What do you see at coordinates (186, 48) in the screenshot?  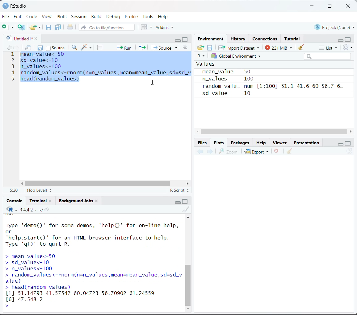 I see `show document outline` at bounding box center [186, 48].